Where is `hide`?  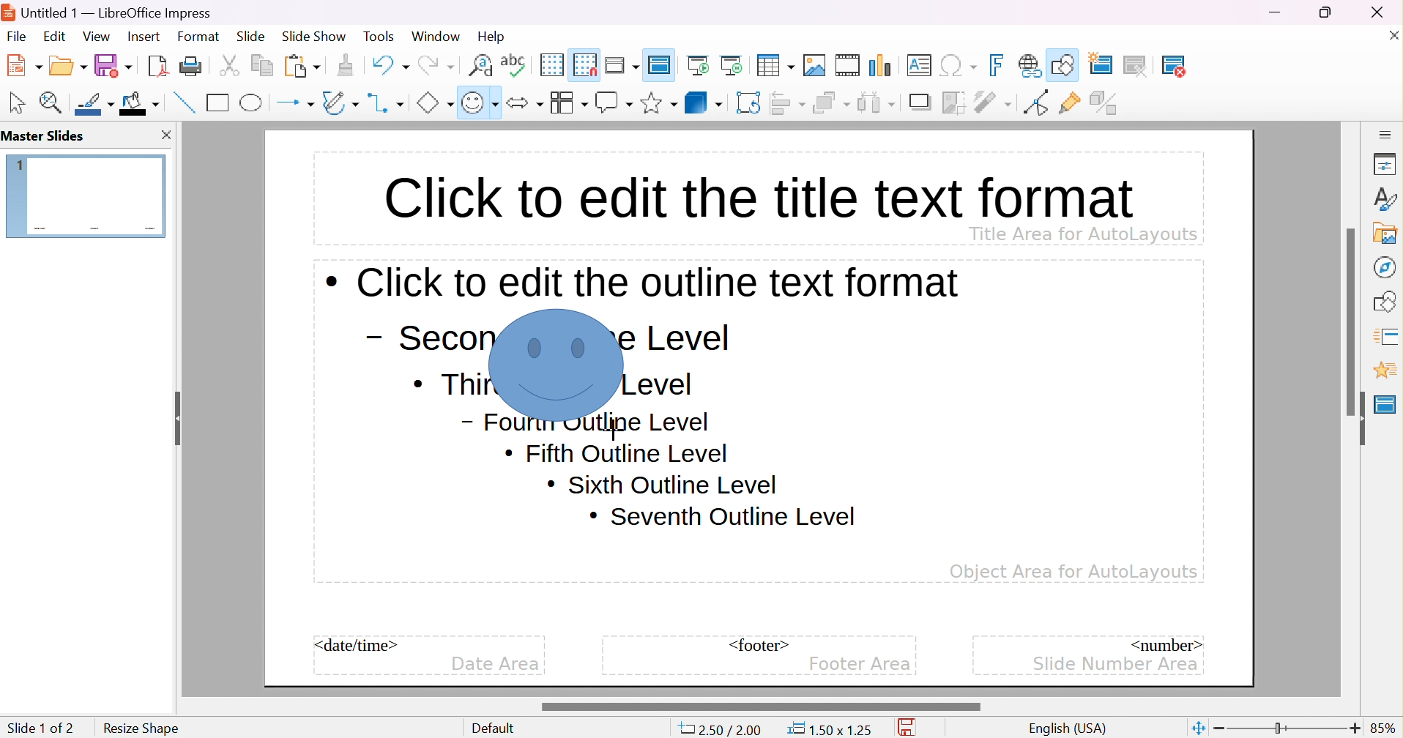
hide is located at coordinates (1358, 419).